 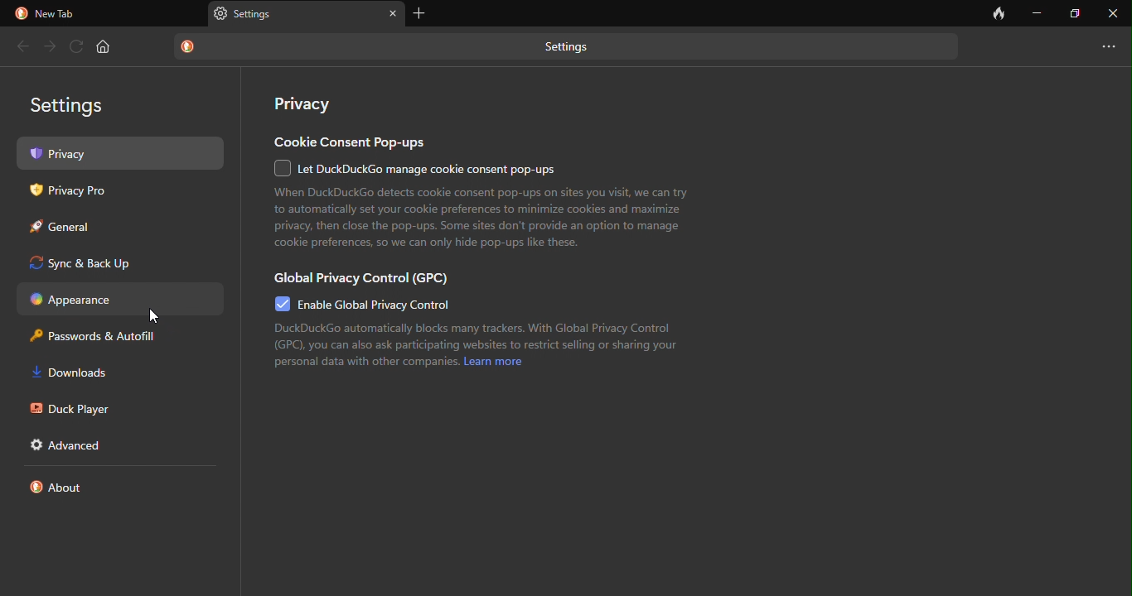 I want to click on forward, so click(x=48, y=44).